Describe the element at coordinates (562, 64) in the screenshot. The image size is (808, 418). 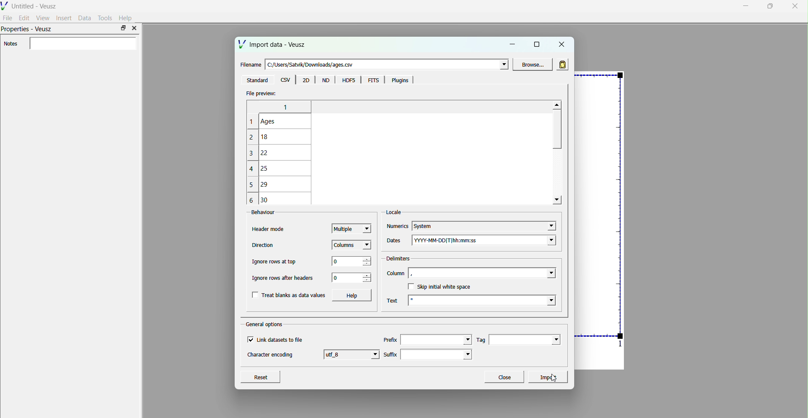
I see `read in data from clipboard rather than in file` at that location.